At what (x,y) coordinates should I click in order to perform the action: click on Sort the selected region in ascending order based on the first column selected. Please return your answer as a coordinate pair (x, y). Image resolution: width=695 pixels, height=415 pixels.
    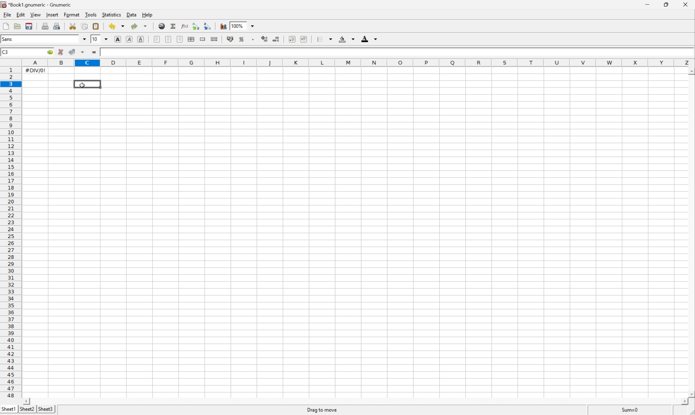
    Looking at the image, I should click on (195, 26).